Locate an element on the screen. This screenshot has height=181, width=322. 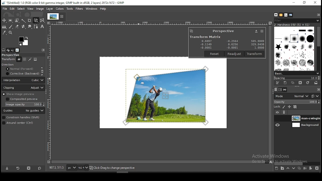
move layer is located at coordinates (24, 59).